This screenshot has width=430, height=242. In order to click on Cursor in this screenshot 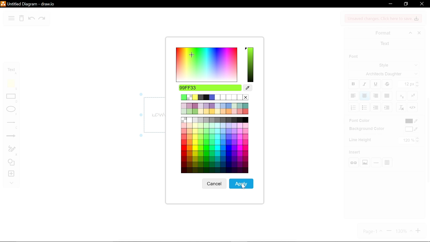, I will do `click(244, 188)`.